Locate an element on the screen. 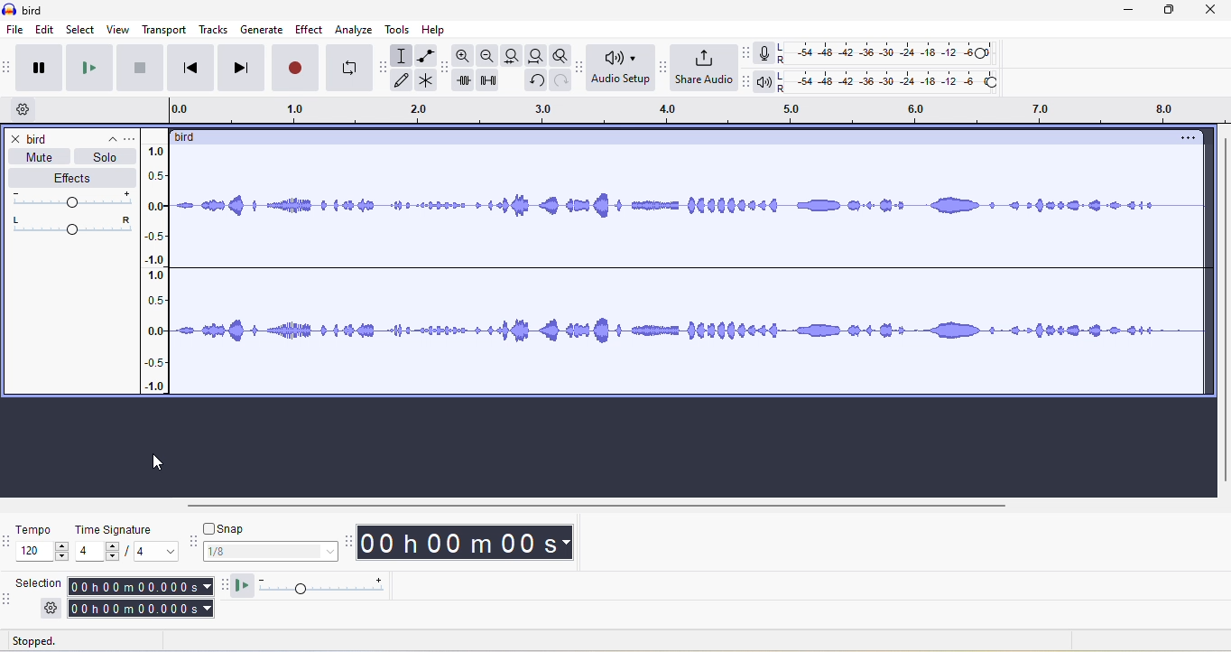 This screenshot has width=1231, height=652. effects is located at coordinates (71, 179).